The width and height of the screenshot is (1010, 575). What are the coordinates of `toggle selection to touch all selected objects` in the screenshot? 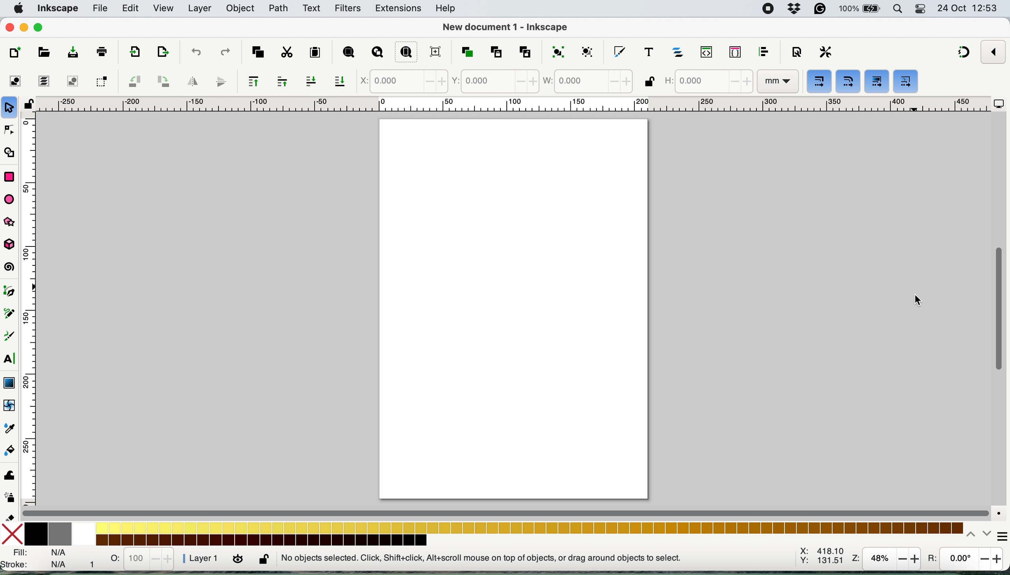 It's located at (100, 81).